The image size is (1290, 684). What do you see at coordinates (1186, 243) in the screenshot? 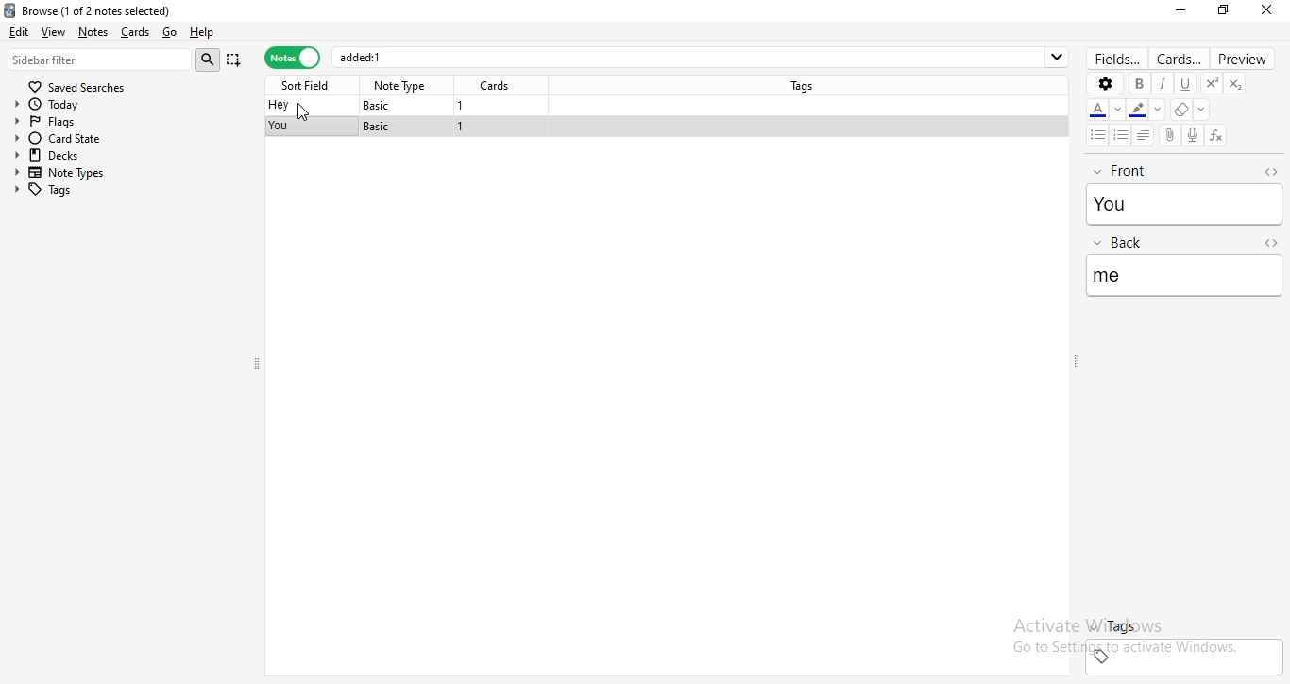
I see `back` at bounding box center [1186, 243].